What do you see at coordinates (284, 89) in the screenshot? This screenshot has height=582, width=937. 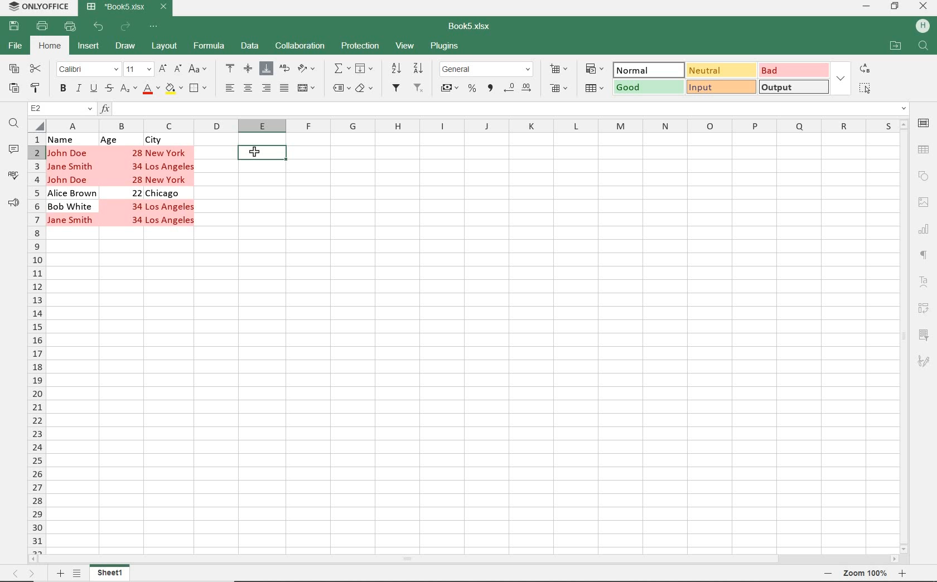 I see `JUSTIFIED` at bounding box center [284, 89].